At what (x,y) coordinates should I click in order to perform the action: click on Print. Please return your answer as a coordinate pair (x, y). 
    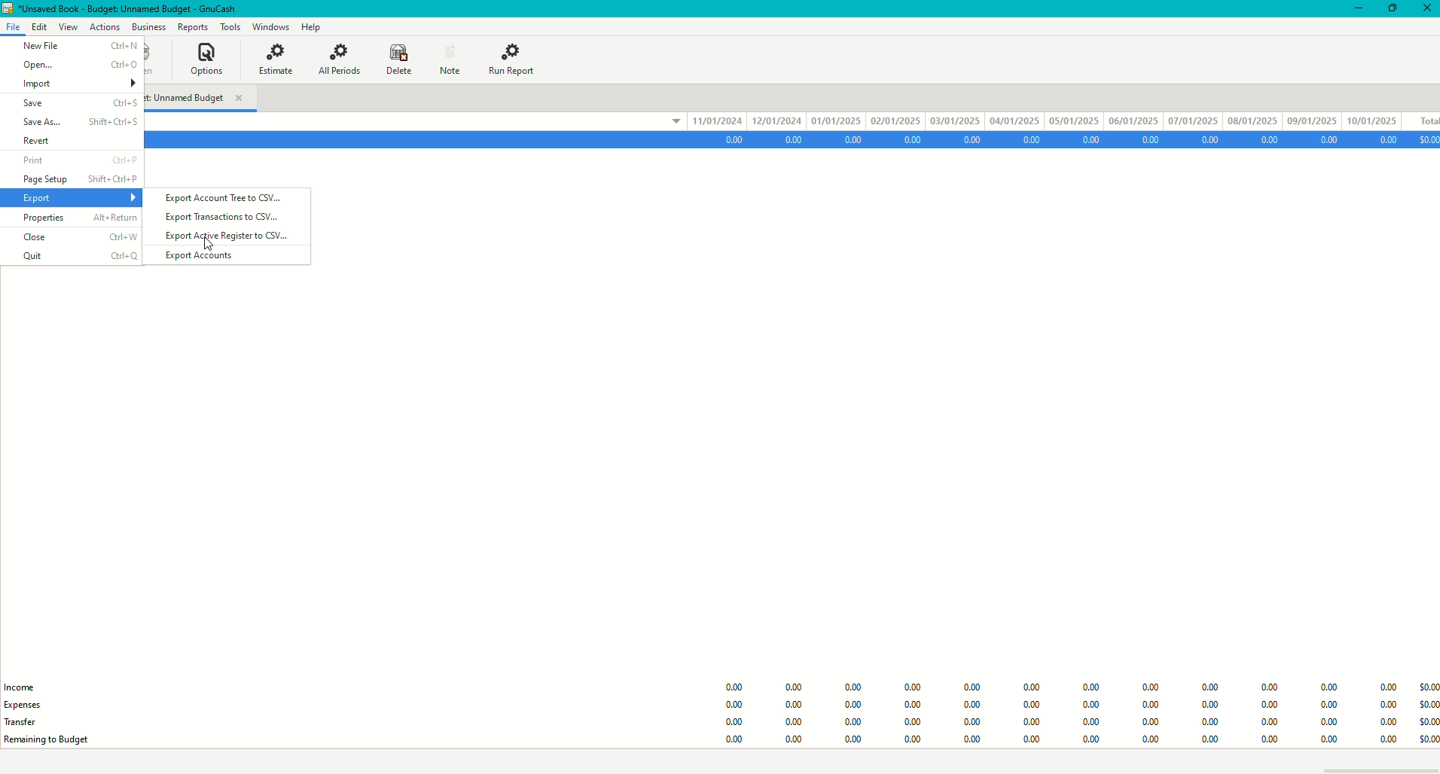
    Looking at the image, I should click on (76, 162).